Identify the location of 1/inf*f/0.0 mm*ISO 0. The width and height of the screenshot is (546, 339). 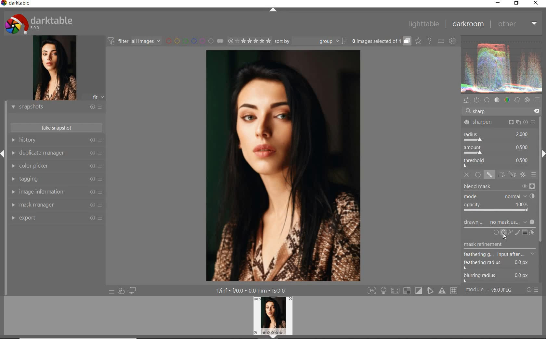
(252, 290).